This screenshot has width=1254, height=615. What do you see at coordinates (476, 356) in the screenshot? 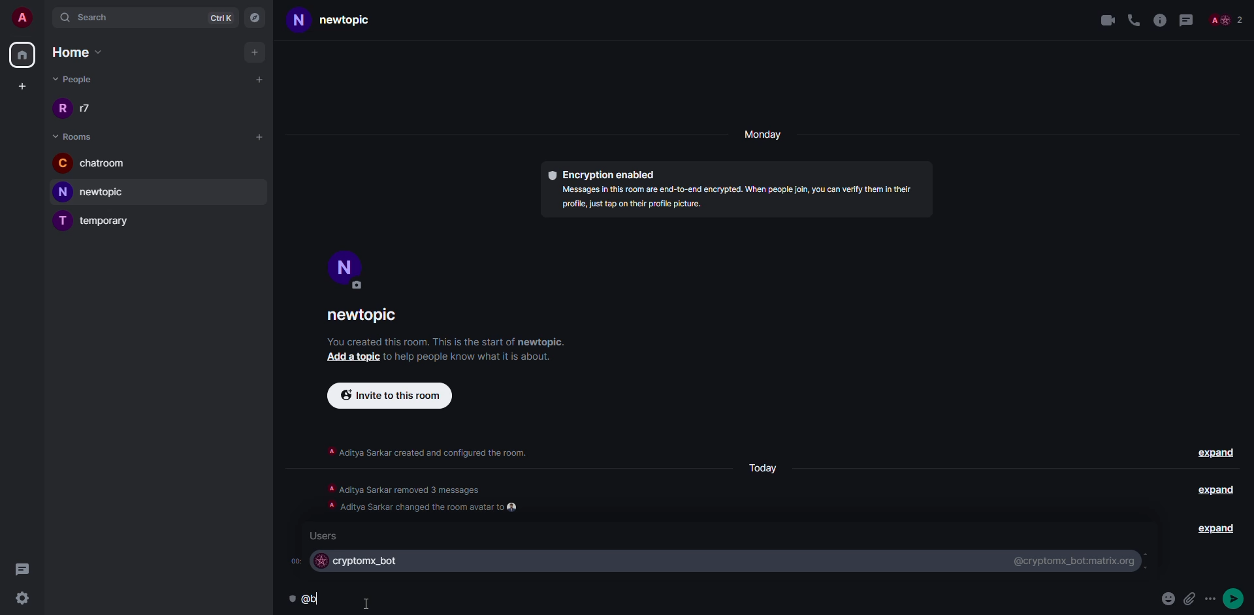
I see `s to help people know what it is about.` at bounding box center [476, 356].